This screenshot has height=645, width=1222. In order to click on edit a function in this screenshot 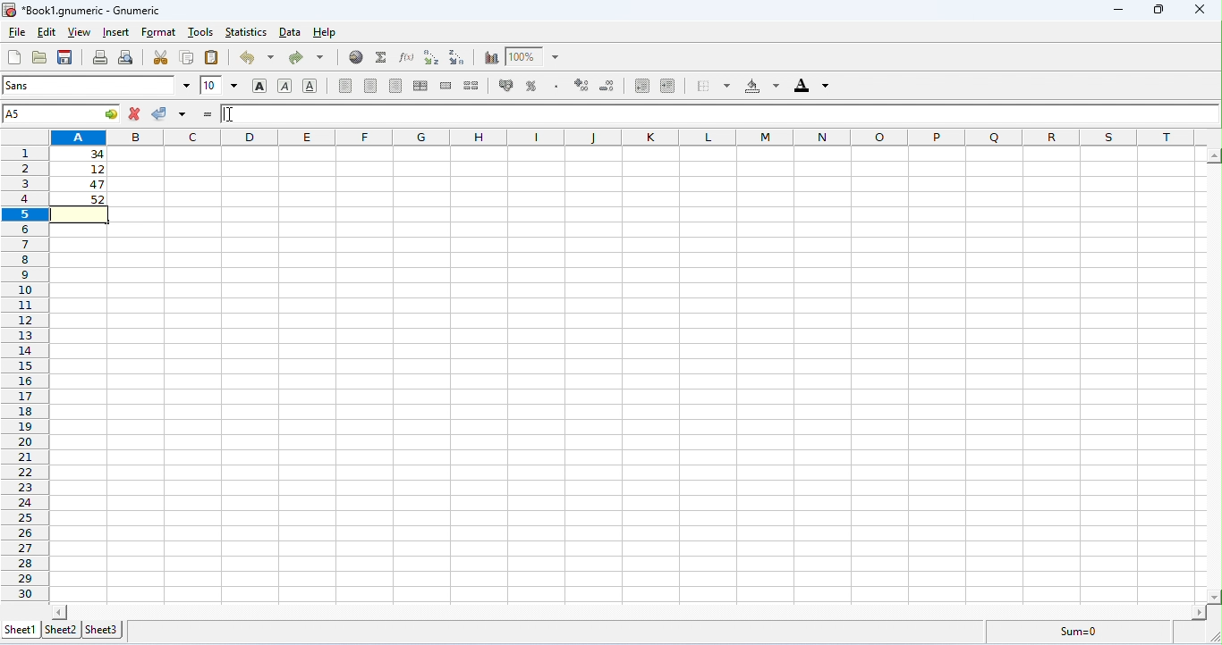, I will do `click(405, 57)`.